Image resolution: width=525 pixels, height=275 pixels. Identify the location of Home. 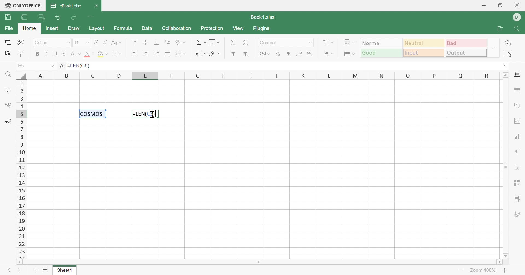
(30, 28).